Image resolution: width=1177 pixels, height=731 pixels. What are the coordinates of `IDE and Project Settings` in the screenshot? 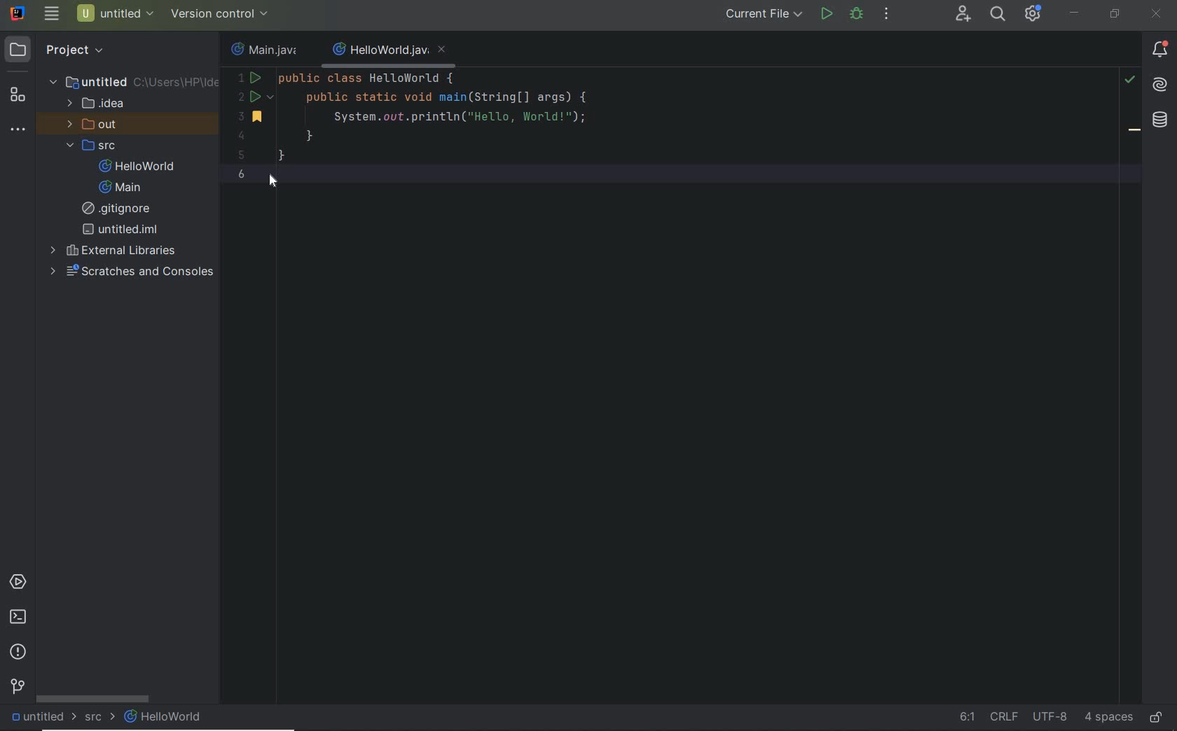 It's located at (1031, 13).